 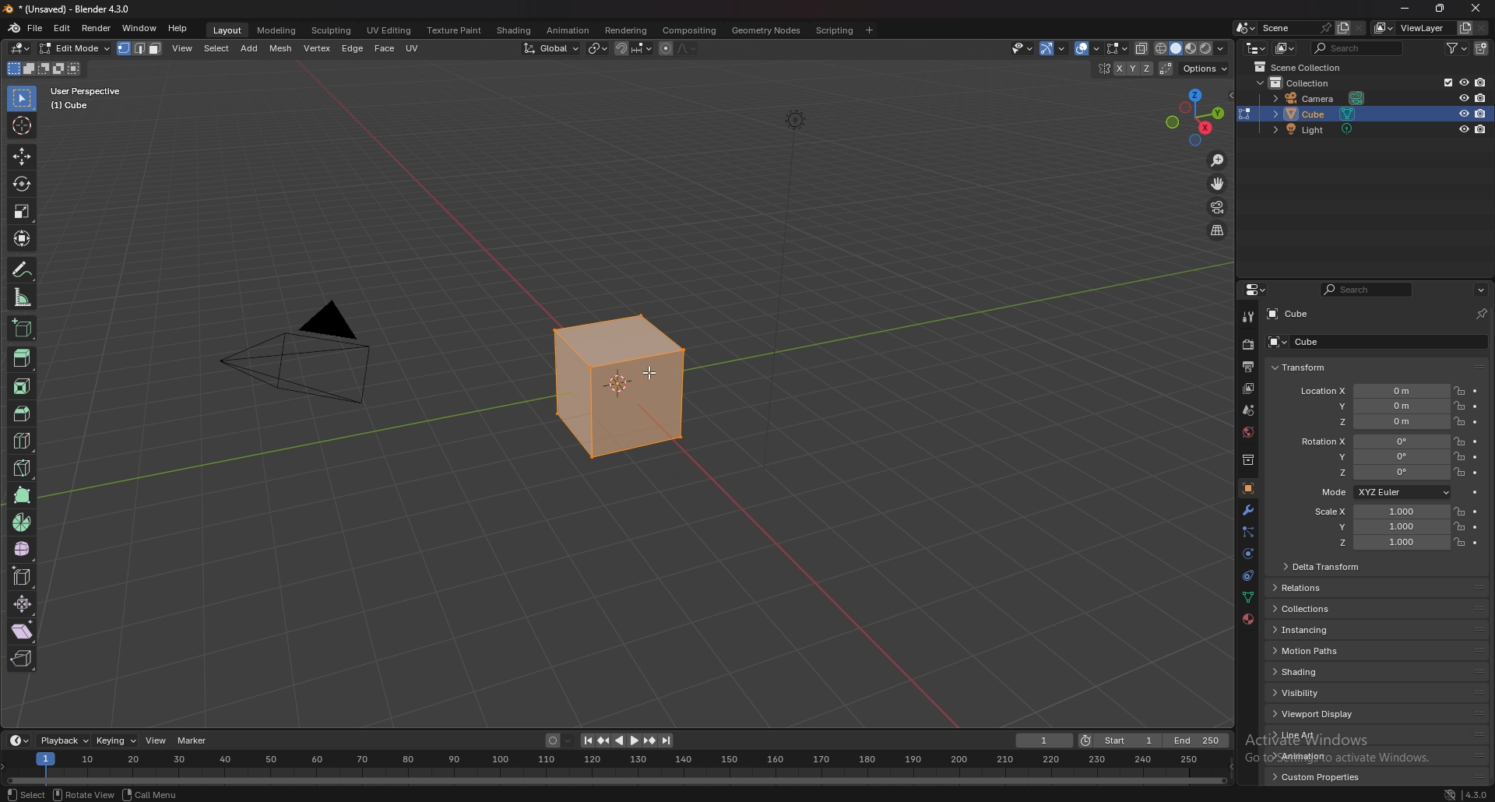 What do you see at coordinates (1378, 527) in the screenshot?
I see `scale y` at bounding box center [1378, 527].